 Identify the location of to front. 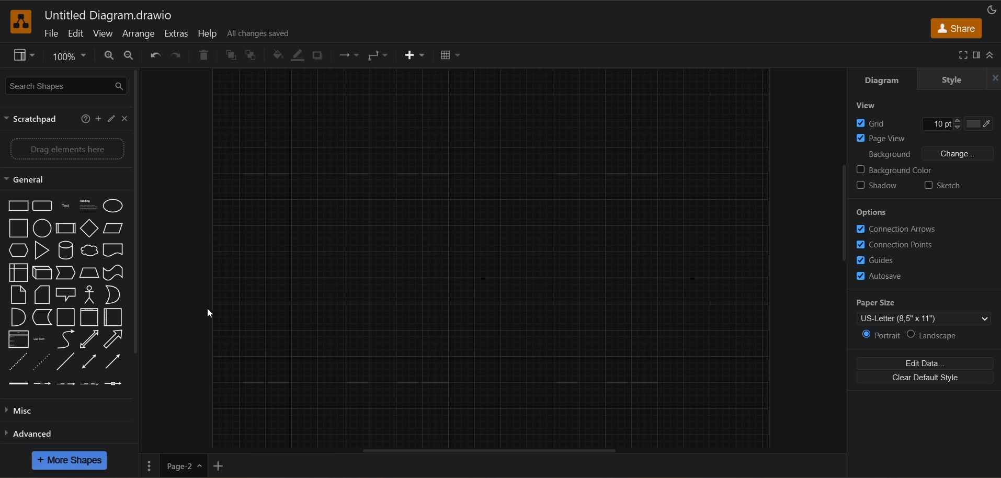
(230, 55).